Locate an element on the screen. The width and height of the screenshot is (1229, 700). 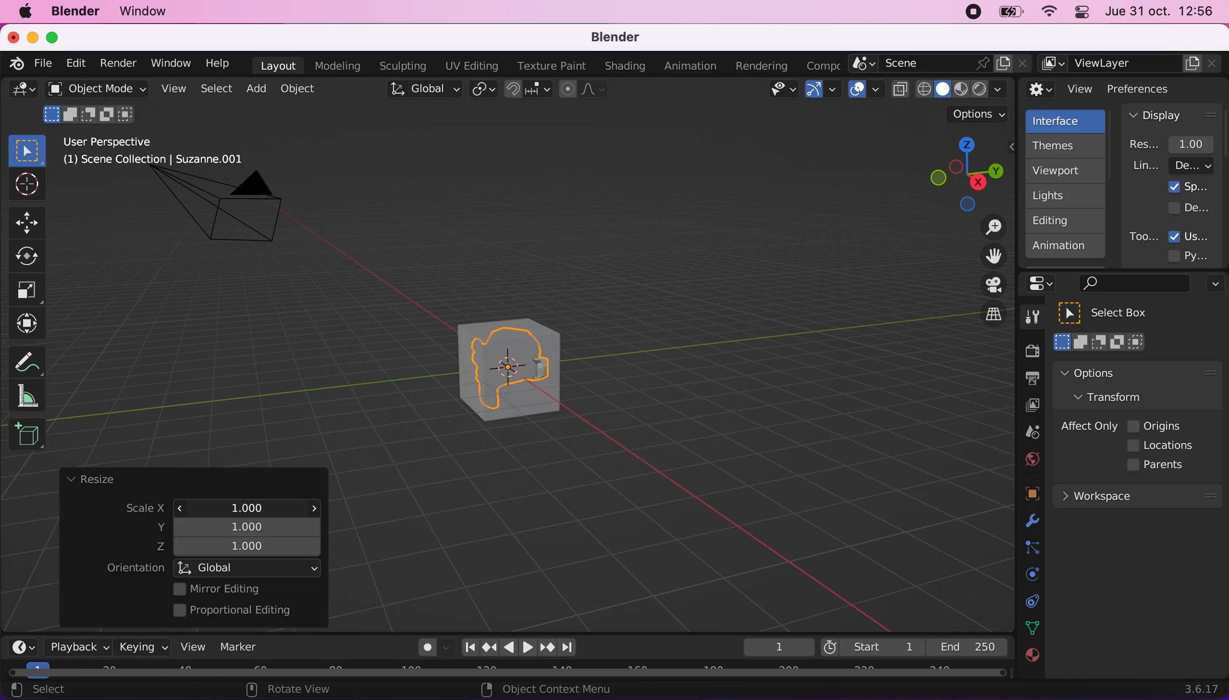
preferences is located at coordinates (1154, 88).